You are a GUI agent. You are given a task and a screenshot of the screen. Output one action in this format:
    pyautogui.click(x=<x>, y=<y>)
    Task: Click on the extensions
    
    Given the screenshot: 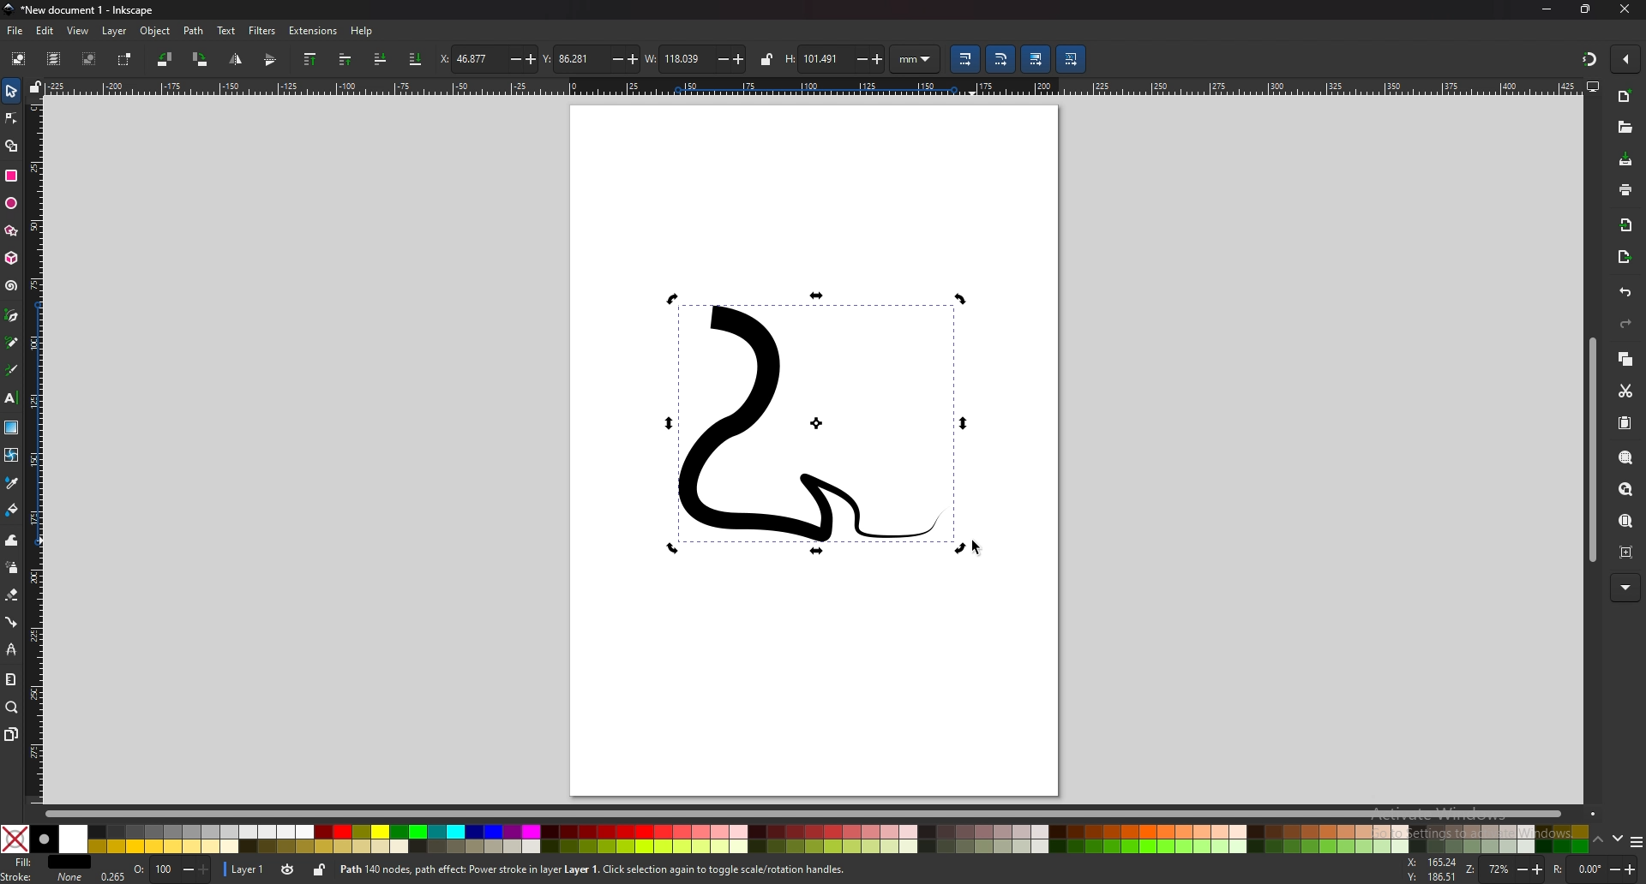 What is the action you would take?
    pyautogui.click(x=312, y=31)
    